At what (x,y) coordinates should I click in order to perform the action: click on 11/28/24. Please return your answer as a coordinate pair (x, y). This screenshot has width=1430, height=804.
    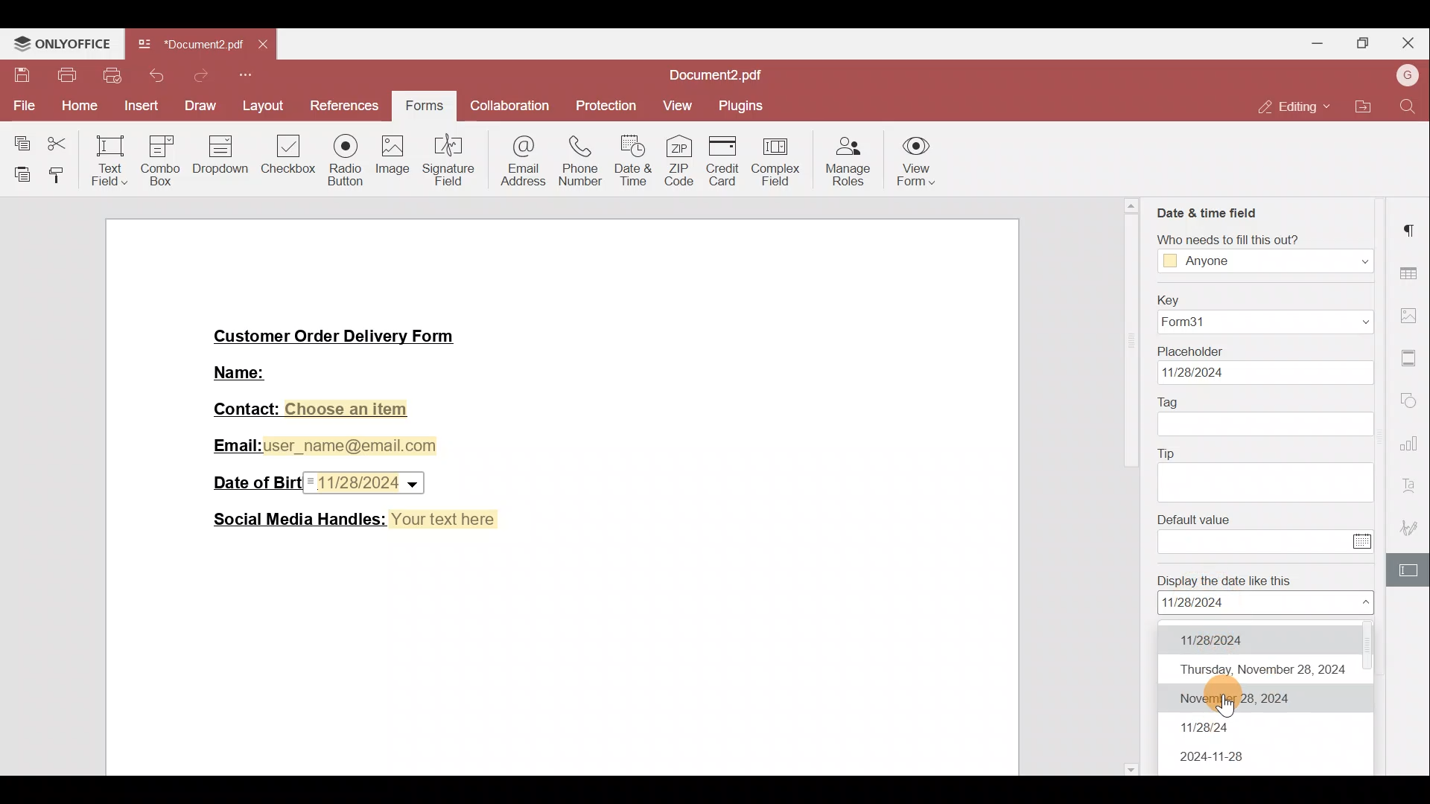
    Looking at the image, I should click on (1210, 728).